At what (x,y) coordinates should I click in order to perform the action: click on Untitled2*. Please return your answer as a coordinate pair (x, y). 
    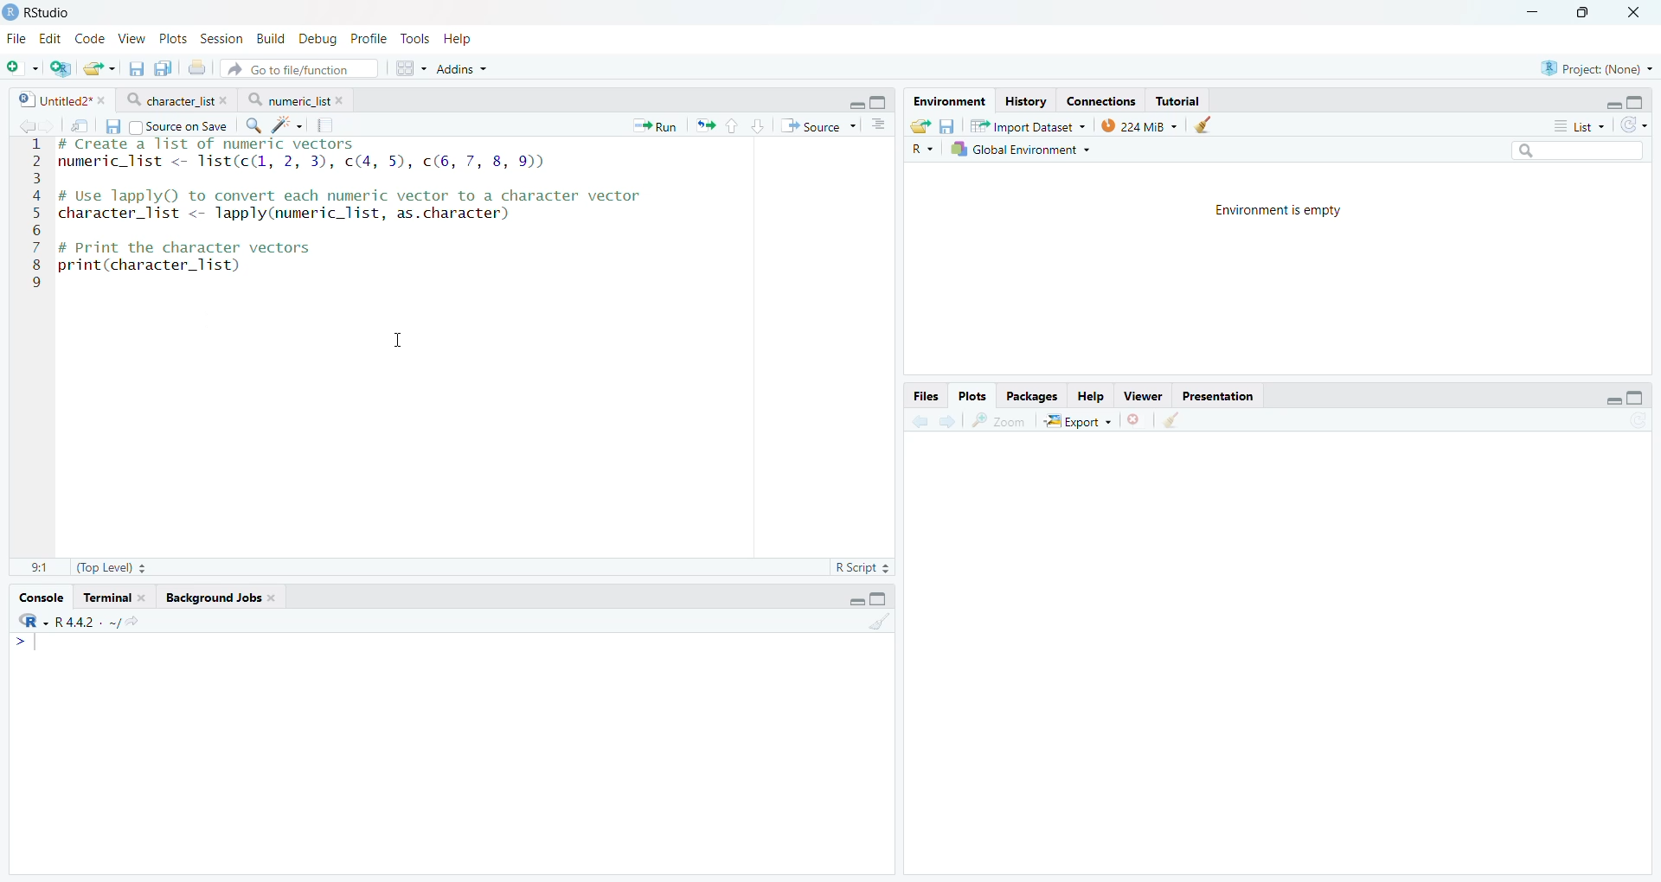
    Looking at the image, I should click on (60, 99).